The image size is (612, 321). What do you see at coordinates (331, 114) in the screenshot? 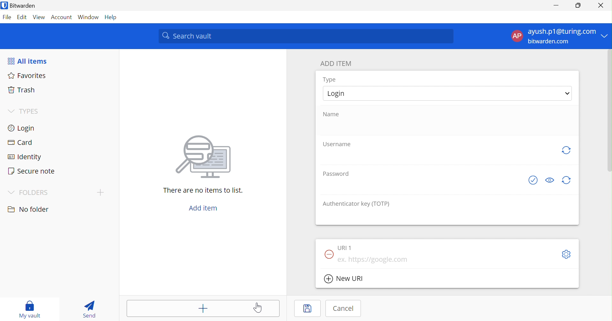
I see `Name` at bounding box center [331, 114].